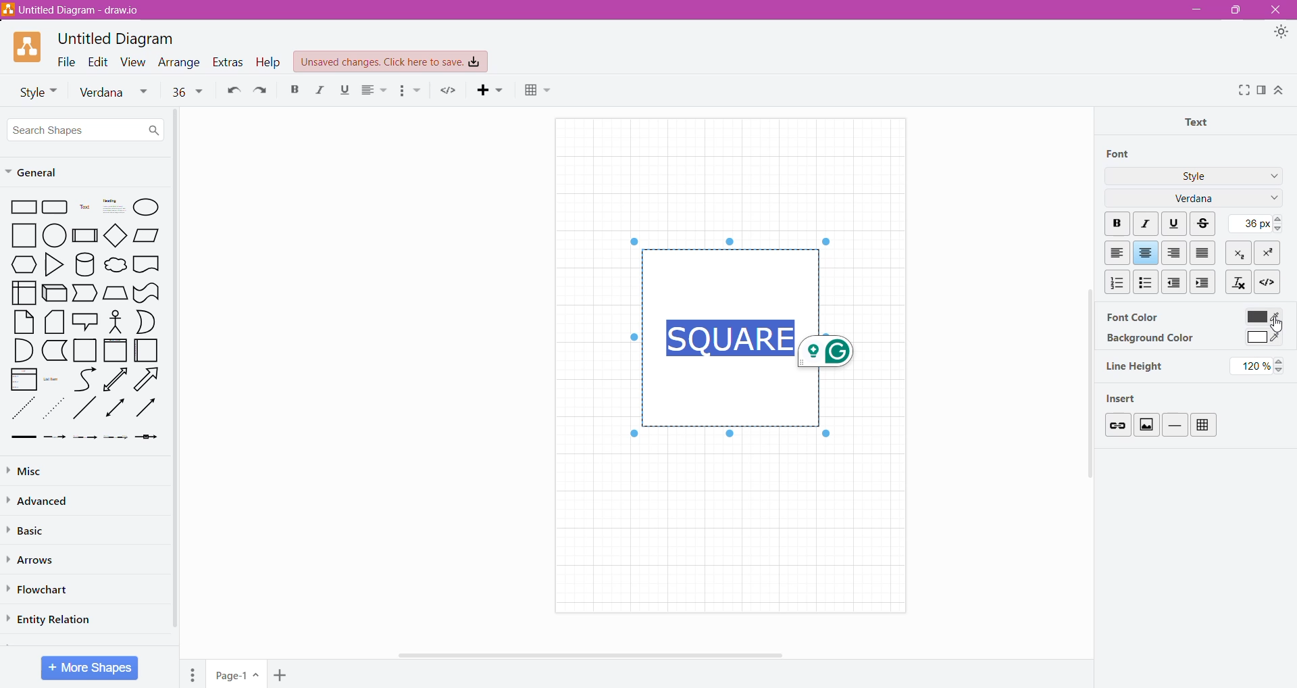 The width and height of the screenshot is (1297, 688). I want to click on Unsaved Changes. Click here to save, so click(391, 62).